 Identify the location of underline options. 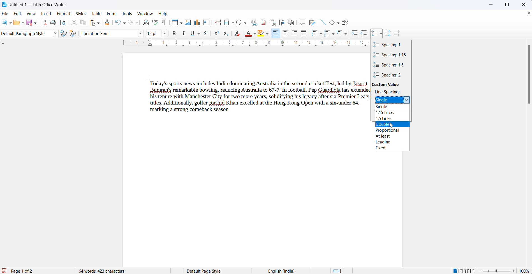
(199, 34).